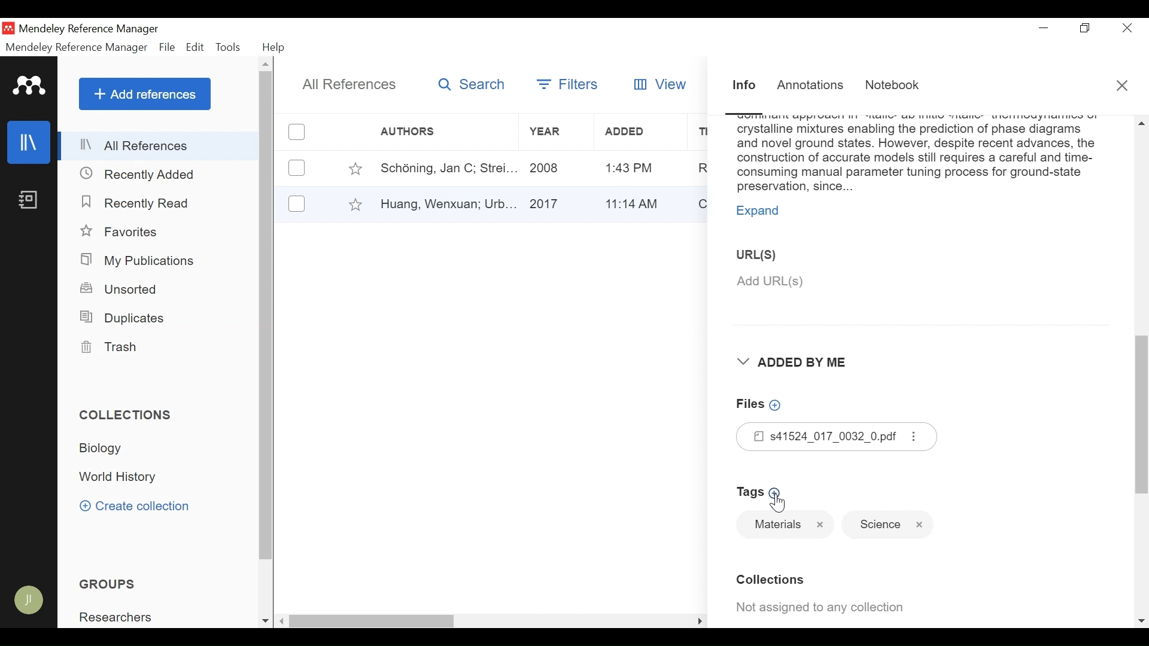 The width and height of the screenshot is (1149, 646). What do you see at coordinates (8, 28) in the screenshot?
I see `Mendeley Desktop Icon` at bounding box center [8, 28].